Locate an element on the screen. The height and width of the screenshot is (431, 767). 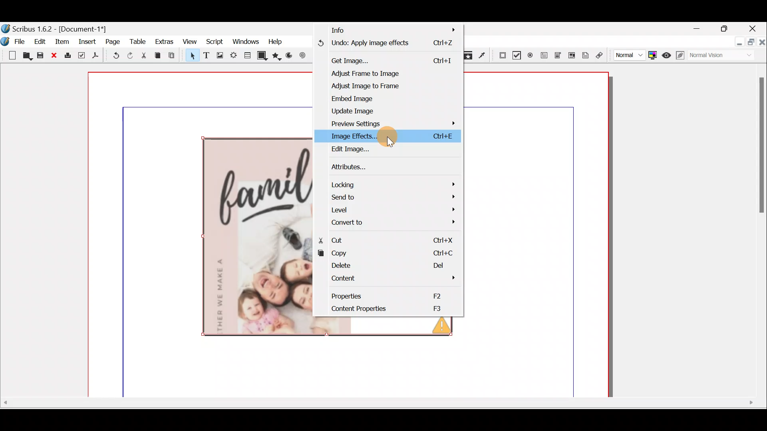
Convert to is located at coordinates (395, 222).